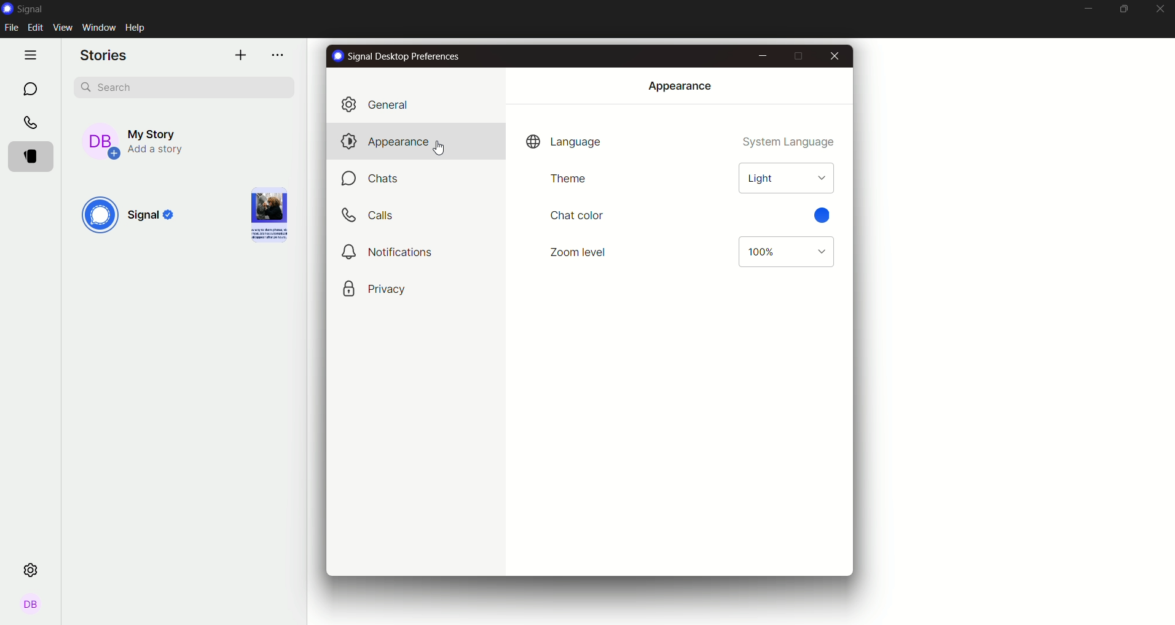 This screenshot has height=625, width=1175. Describe the element at coordinates (33, 569) in the screenshot. I see `settings` at that location.